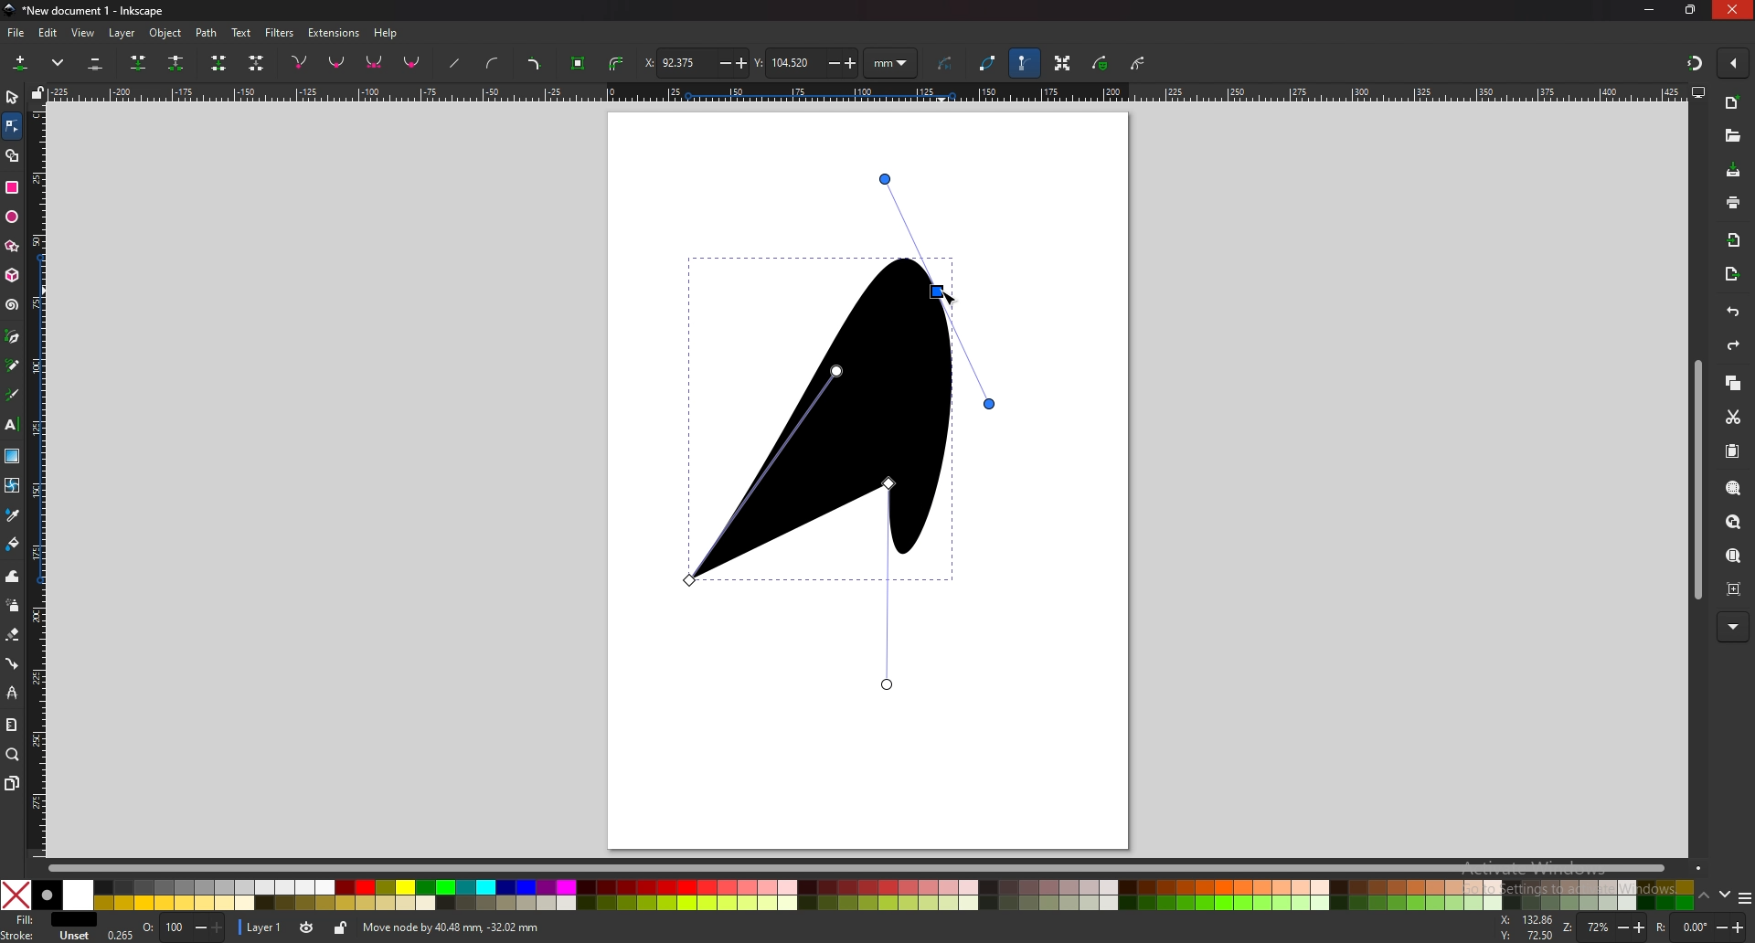 Image resolution: width=1755 pixels, height=943 pixels. Describe the element at coordinates (14, 635) in the screenshot. I see `eraser` at that location.